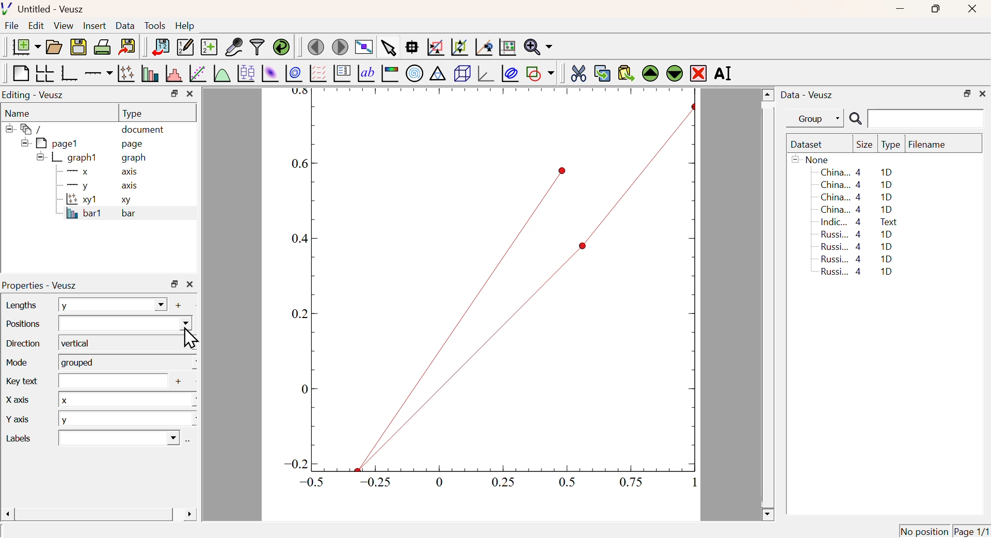 The height and width of the screenshot is (538, 991). Describe the element at coordinates (44, 73) in the screenshot. I see `Arrange graph in grid` at that location.